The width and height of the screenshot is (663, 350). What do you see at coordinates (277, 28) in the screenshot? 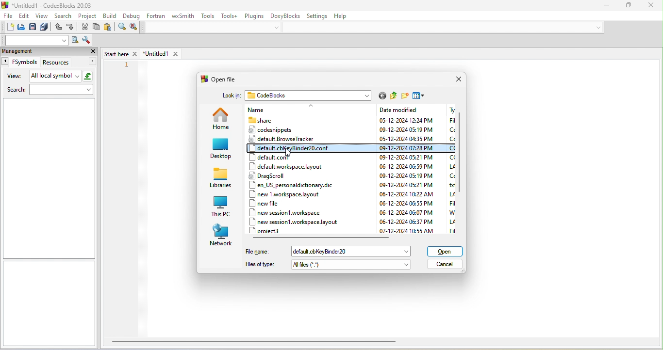
I see `dropdown` at bounding box center [277, 28].